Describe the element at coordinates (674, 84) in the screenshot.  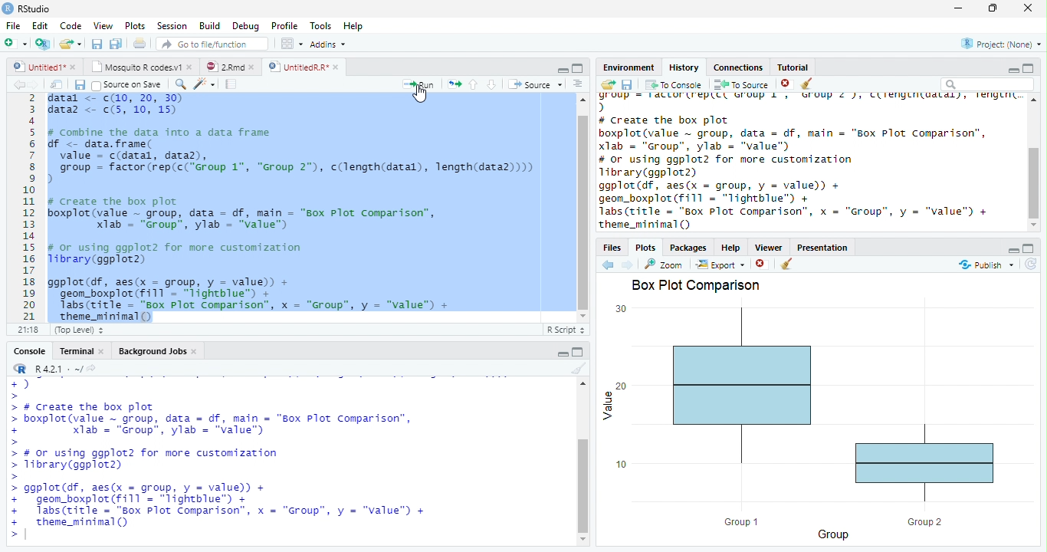
I see `To Console` at that location.